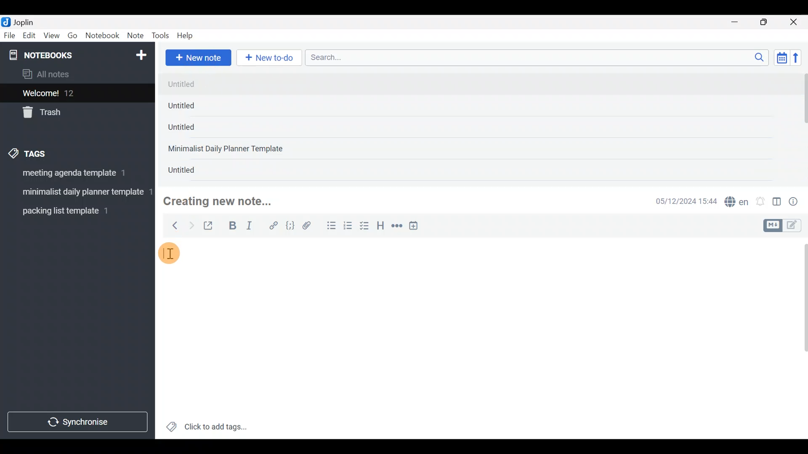  Describe the element at coordinates (211, 226) in the screenshot. I see `Toggle external editing` at that location.